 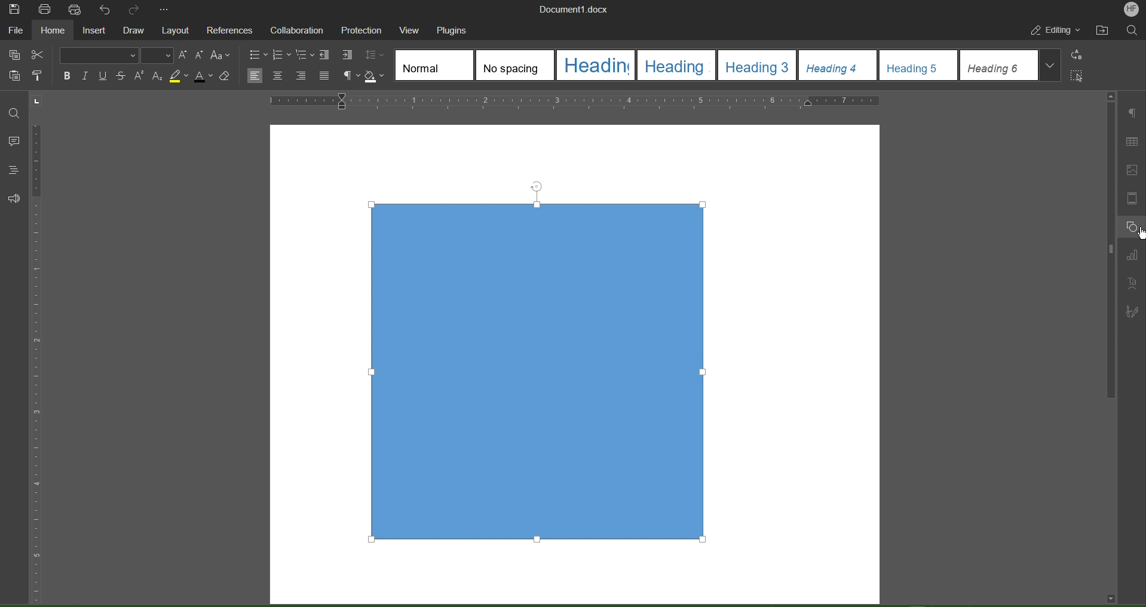 What do you see at coordinates (298, 29) in the screenshot?
I see `Collaboration` at bounding box center [298, 29].